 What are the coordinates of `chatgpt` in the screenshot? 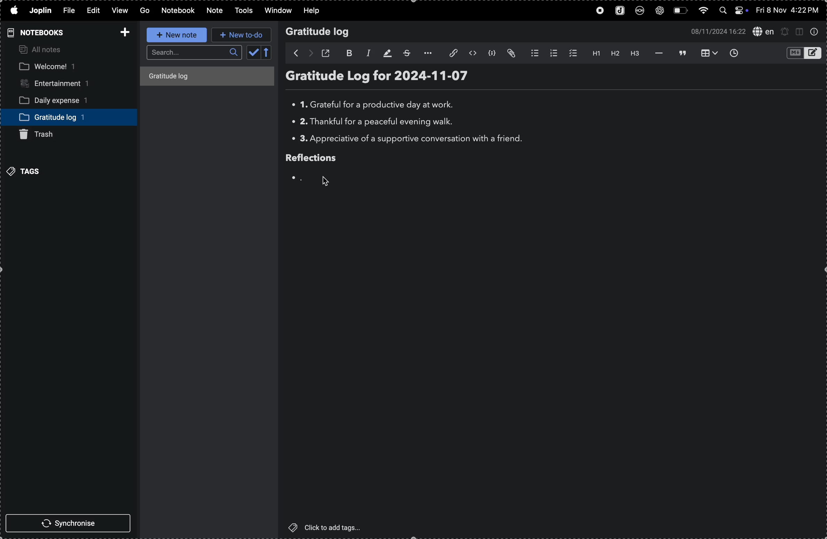 It's located at (661, 10).